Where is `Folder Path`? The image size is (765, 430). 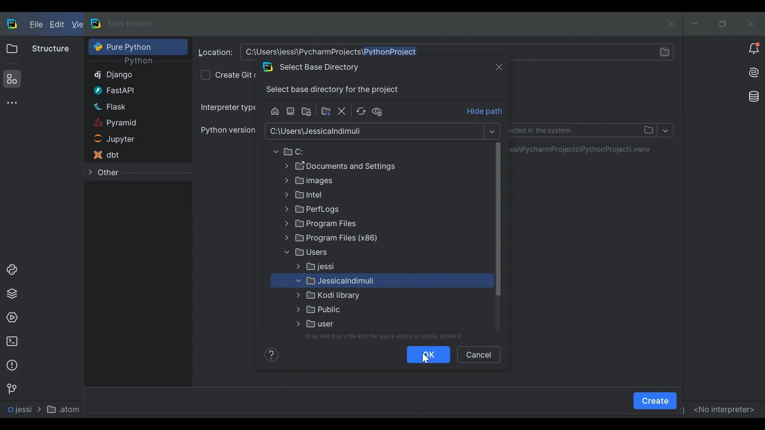
Folder Path is located at coordinates (349, 210).